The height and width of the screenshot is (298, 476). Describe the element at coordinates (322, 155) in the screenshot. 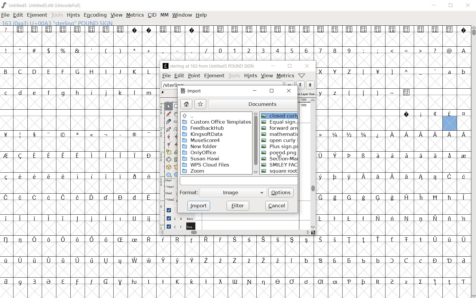

I see `Symbol` at that location.